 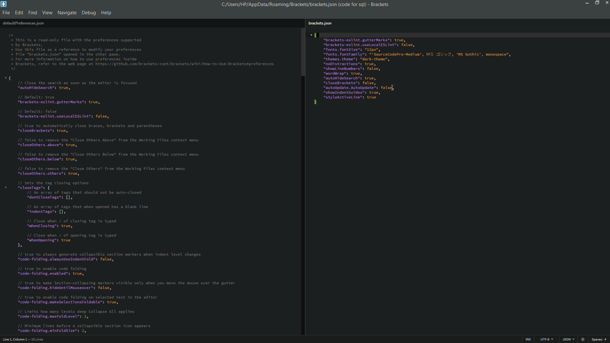 What do you see at coordinates (107, 13) in the screenshot?
I see `help menu` at bounding box center [107, 13].